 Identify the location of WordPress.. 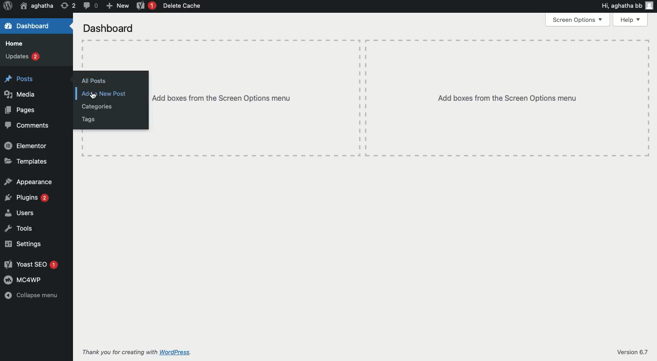
(176, 353).